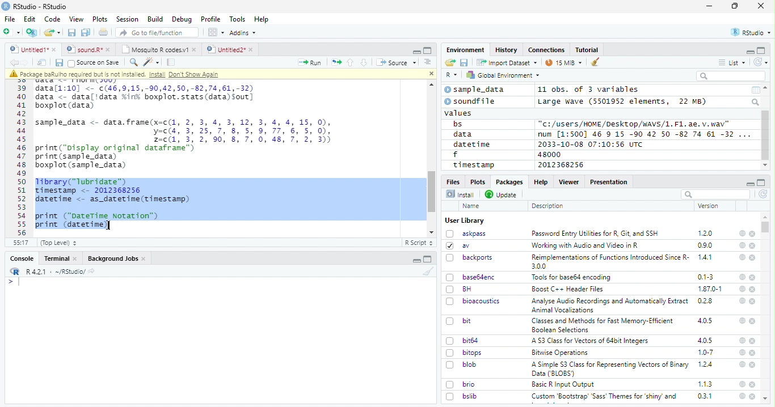 This screenshot has width=775, height=407. I want to click on values, so click(459, 112).